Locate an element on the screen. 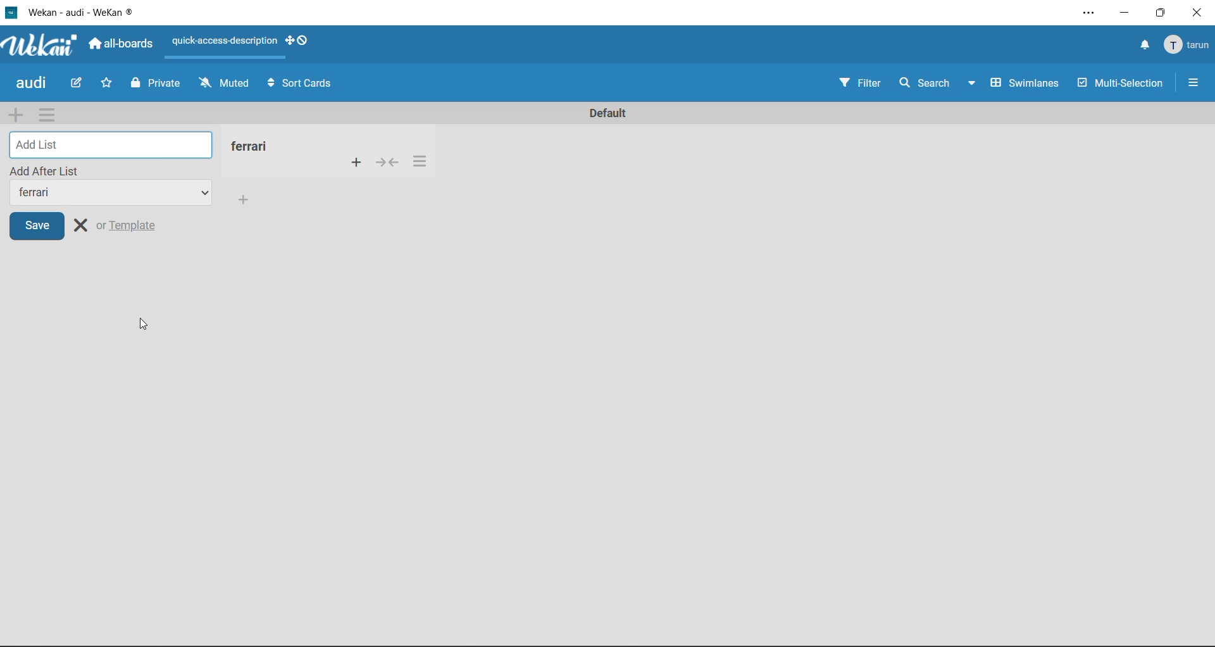 This screenshot has height=647, width=1215. search is located at coordinates (923, 82).